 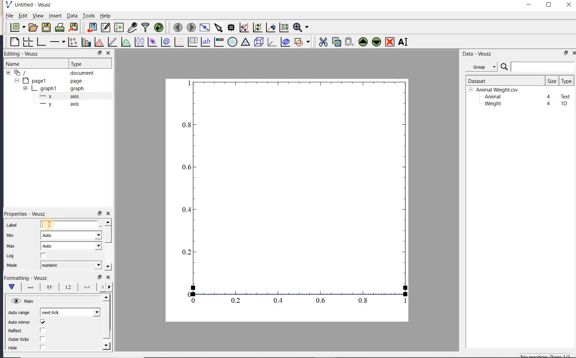 I want to click on plot box plots, so click(x=138, y=42).